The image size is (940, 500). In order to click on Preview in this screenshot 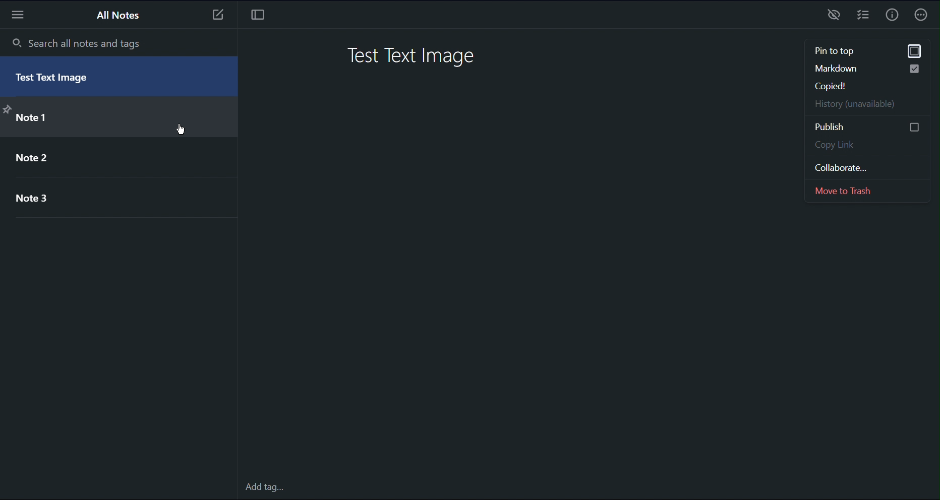, I will do `click(835, 16)`.